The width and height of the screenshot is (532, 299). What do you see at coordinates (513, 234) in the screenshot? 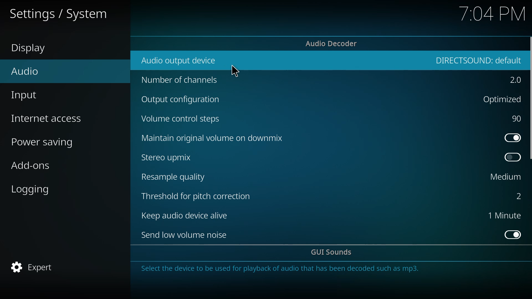
I see `enable` at bounding box center [513, 234].